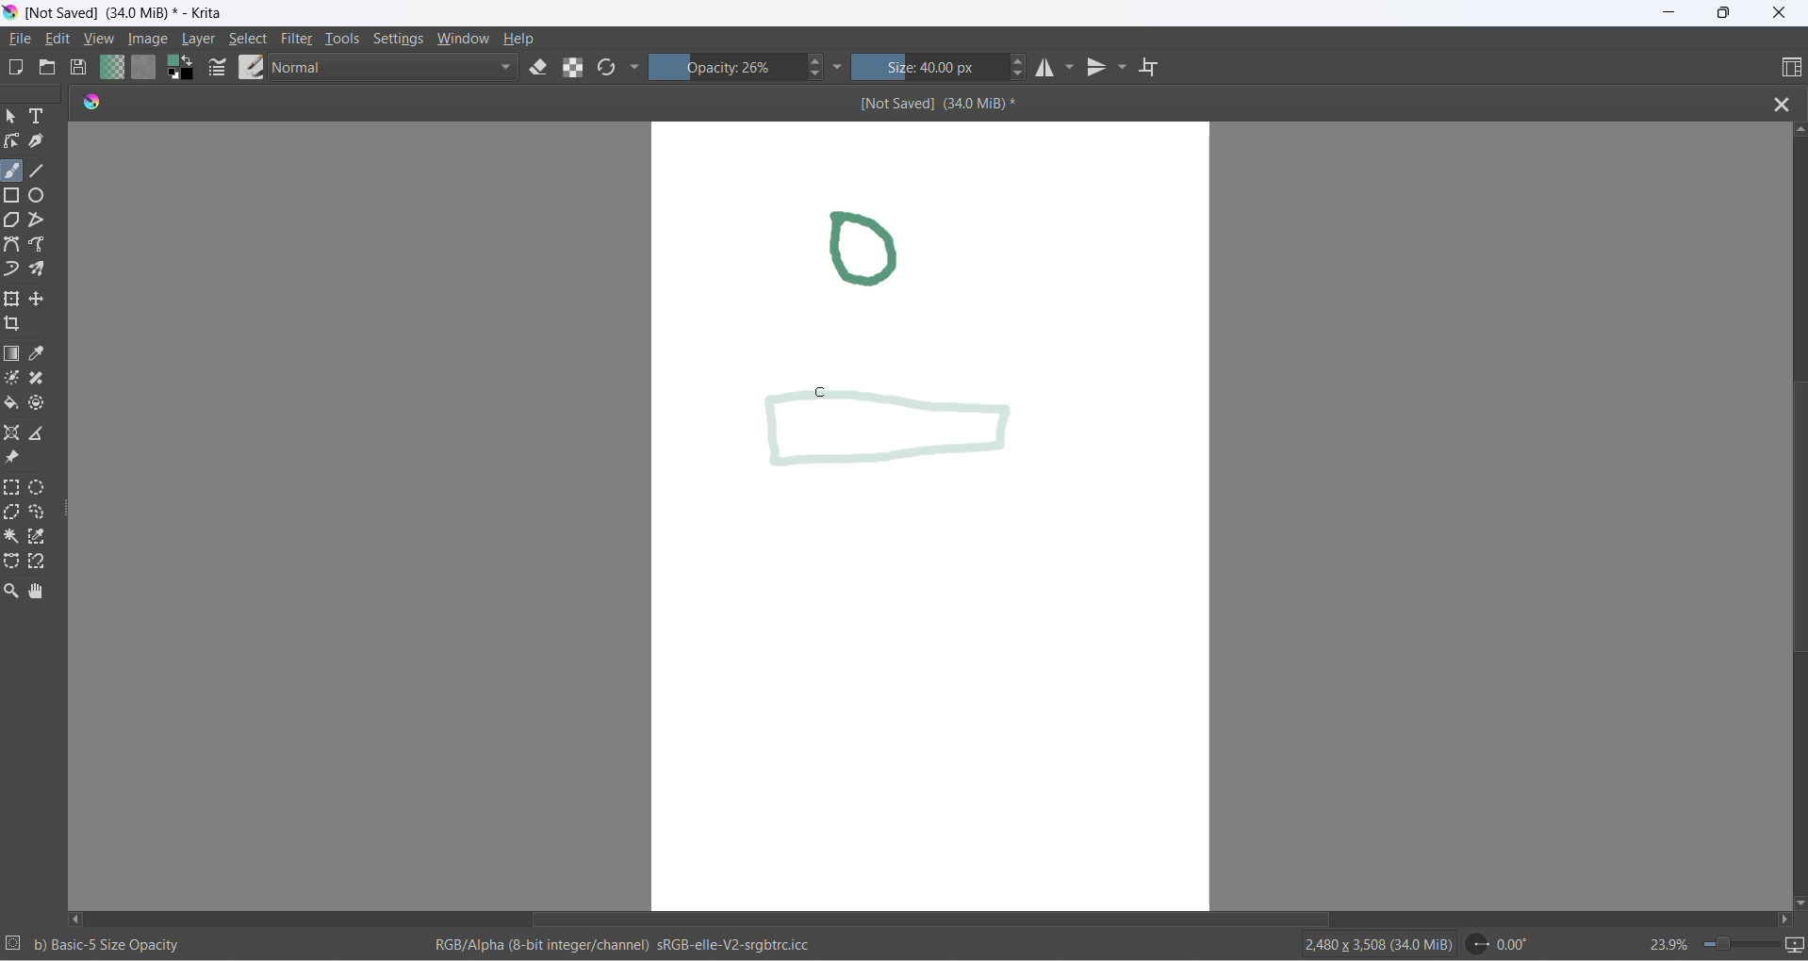 This screenshot has width=1808, height=961. What do you see at coordinates (1796, 947) in the screenshot?
I see `slideshow` at bounding box center [1796, 947].